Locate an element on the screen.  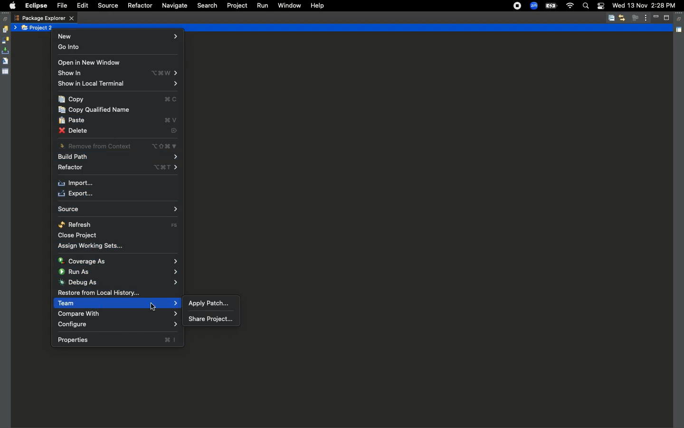
Project 2 is located at coordinates (38, 28).